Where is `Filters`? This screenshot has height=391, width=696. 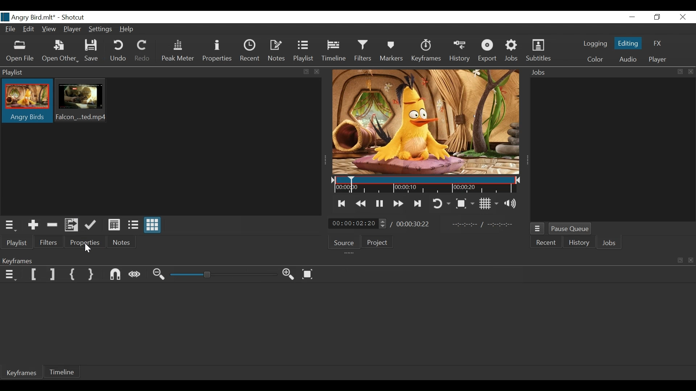
Filters is located at coordinates (47, 242).